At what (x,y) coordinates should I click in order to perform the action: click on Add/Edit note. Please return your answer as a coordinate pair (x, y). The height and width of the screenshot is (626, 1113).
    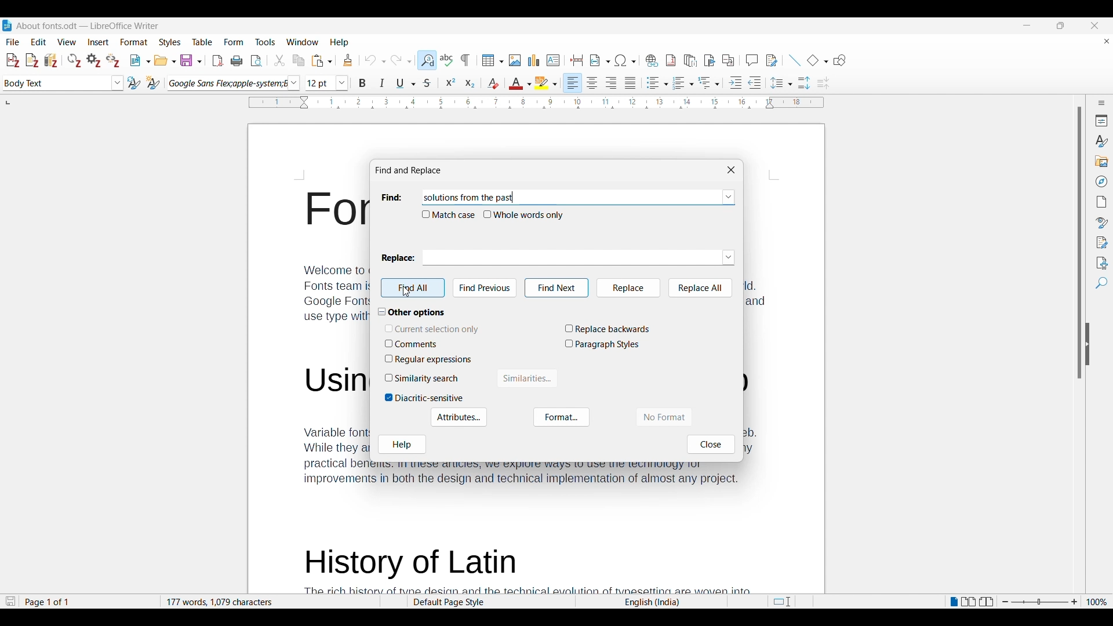
    Looking at the image, I should click on (32, 60).